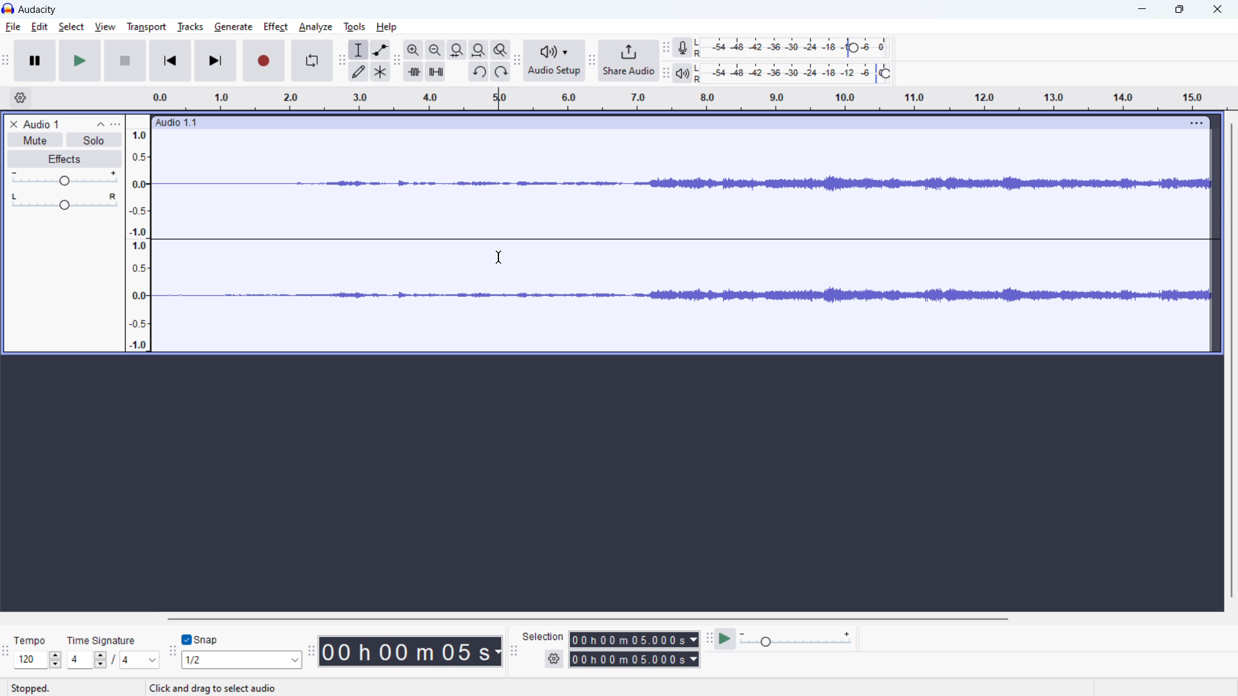  I want to click on redo, so click(500, 72).